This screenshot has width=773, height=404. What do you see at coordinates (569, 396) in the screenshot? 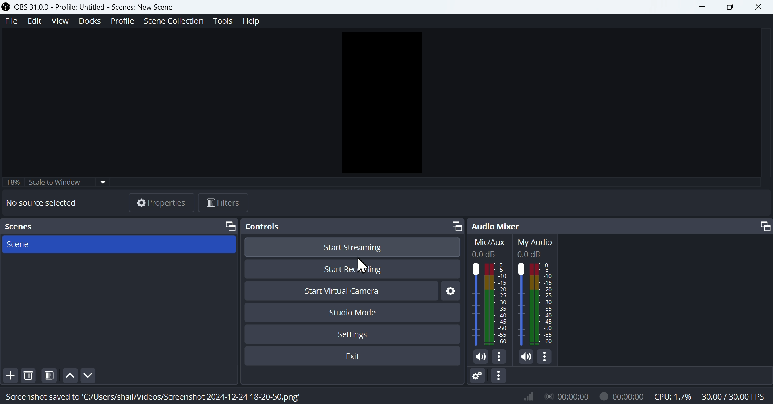
I see `Timer` at bounding box center [569, 396].